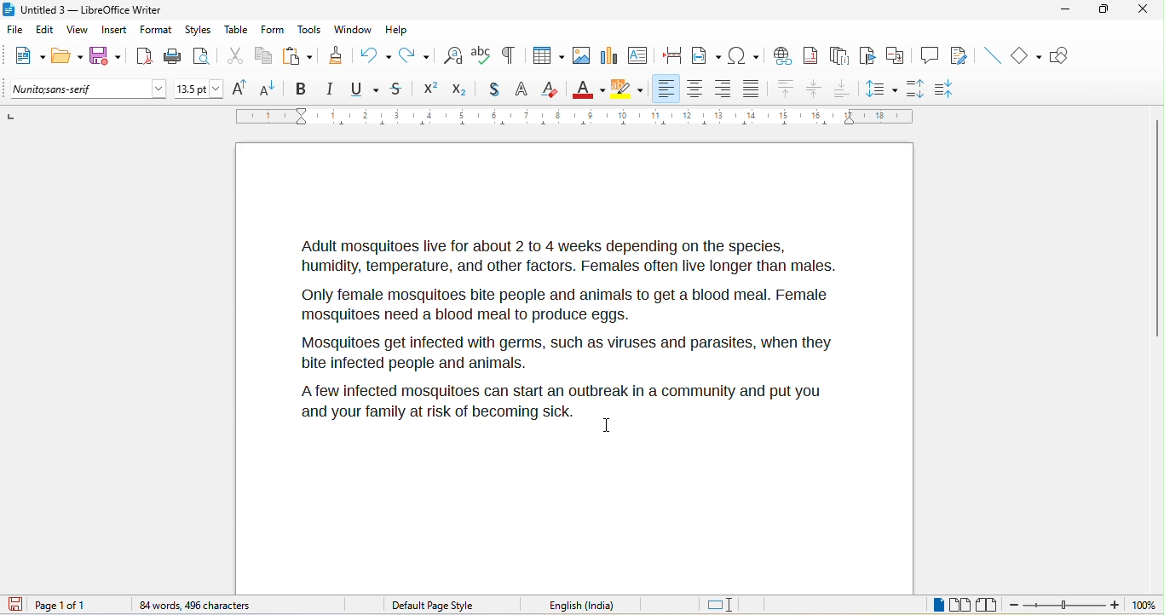  What do you see at coordinates (948, 89) in the screenshot?
I see `decrease paragraph spacing` at bounding box center [948, 89].